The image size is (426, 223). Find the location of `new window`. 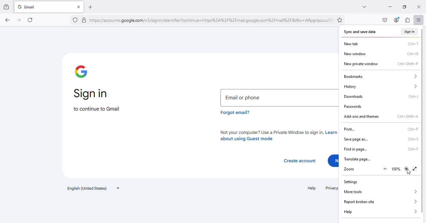

new window is located at coordinates (356, 54).